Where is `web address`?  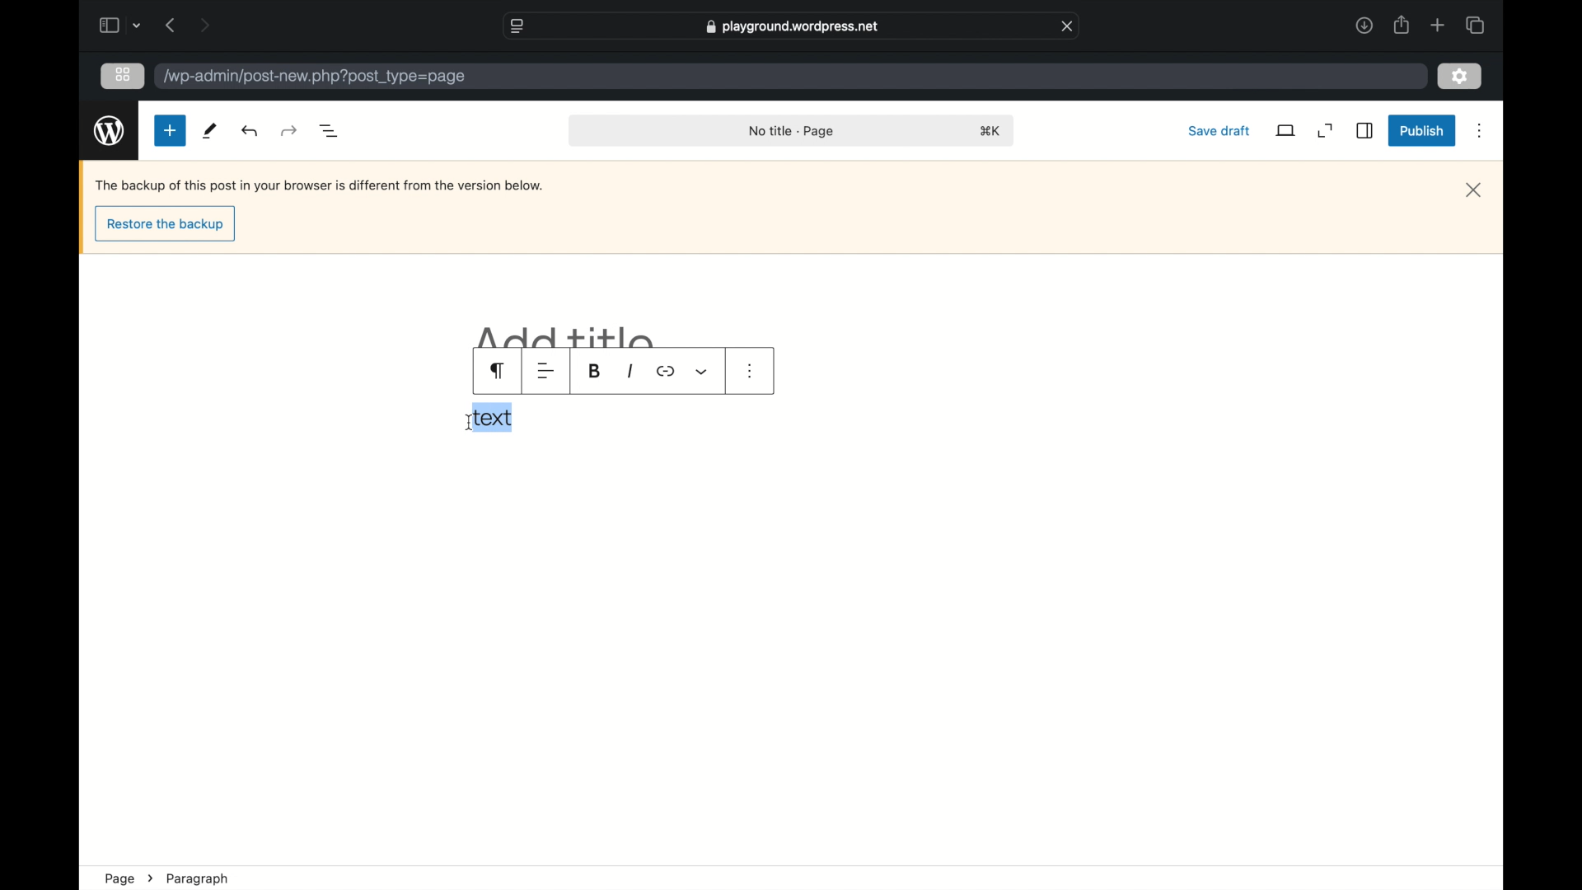
web address is located at coordinates (792, 27).